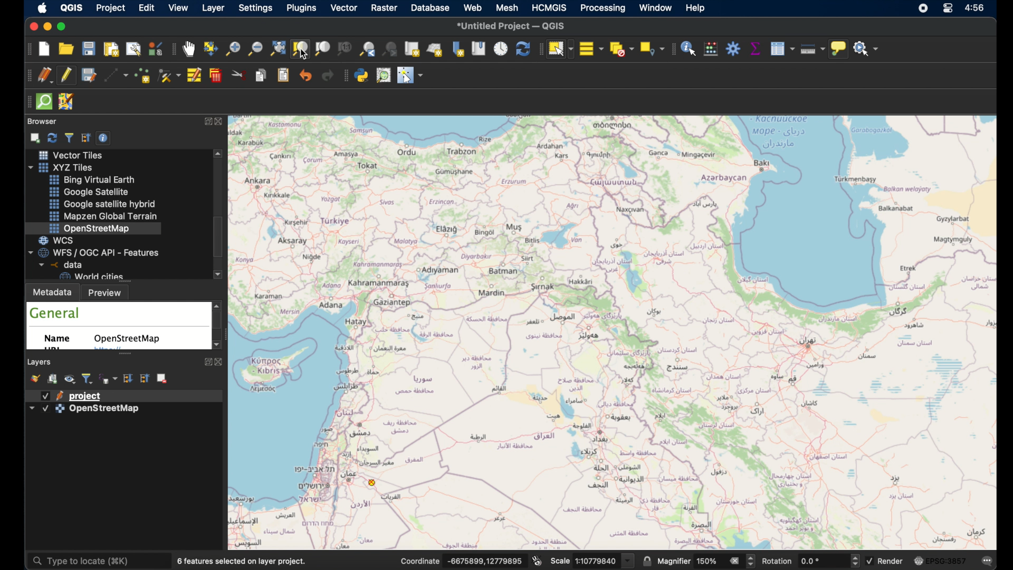 The width and height of the screenshot is (1013, 570). Describe the element at coordinates (52, 137) in the screenshot. I see `refresh` at that location.